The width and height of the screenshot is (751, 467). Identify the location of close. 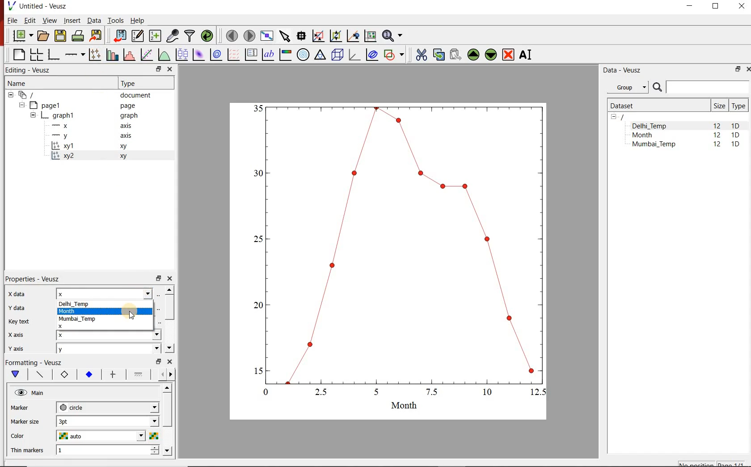
(169, 70).